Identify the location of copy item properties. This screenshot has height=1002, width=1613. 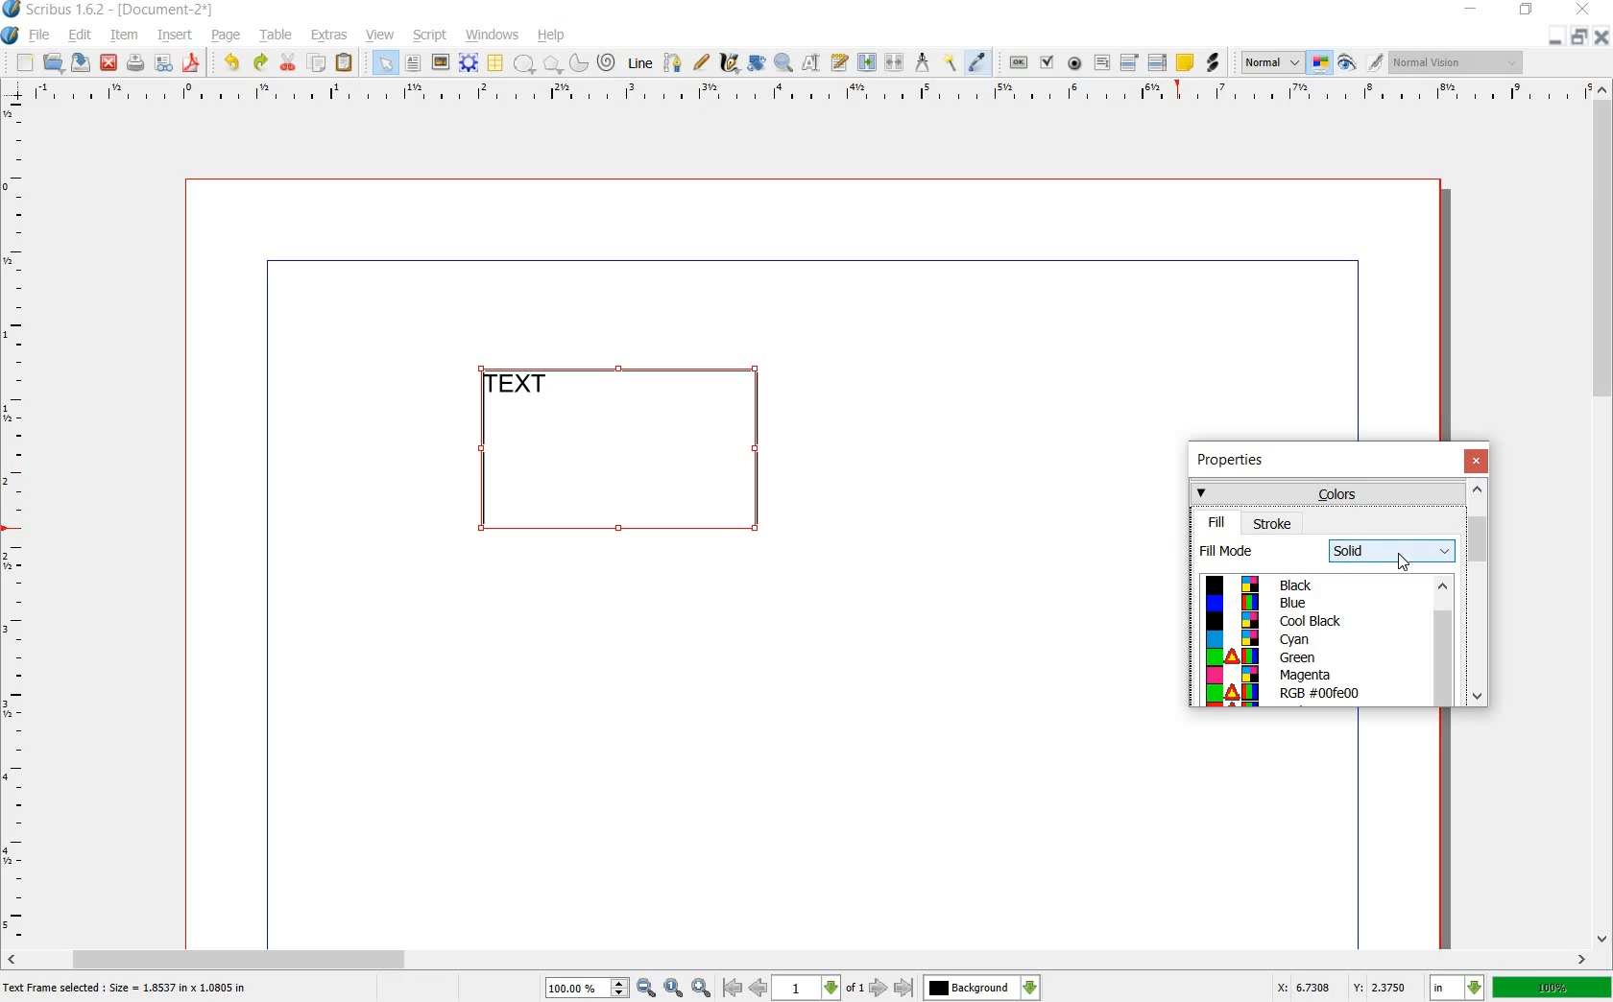
(951, 61).